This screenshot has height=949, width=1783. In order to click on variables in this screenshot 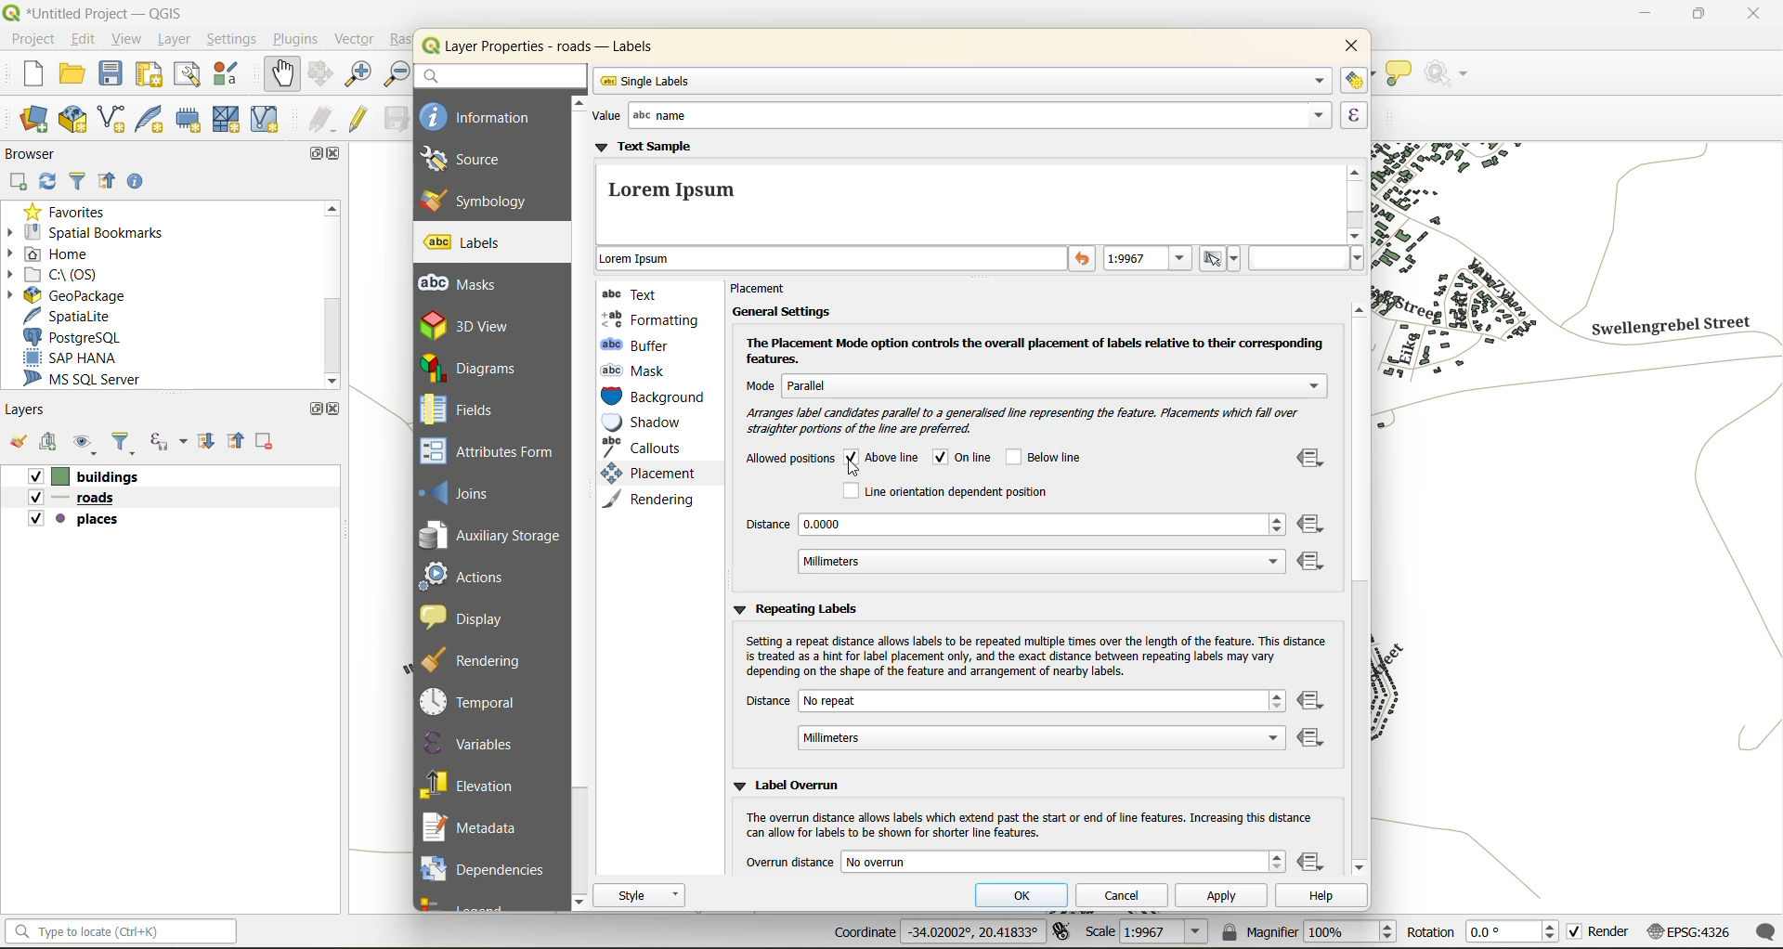, I will do `click(472, 743)`.